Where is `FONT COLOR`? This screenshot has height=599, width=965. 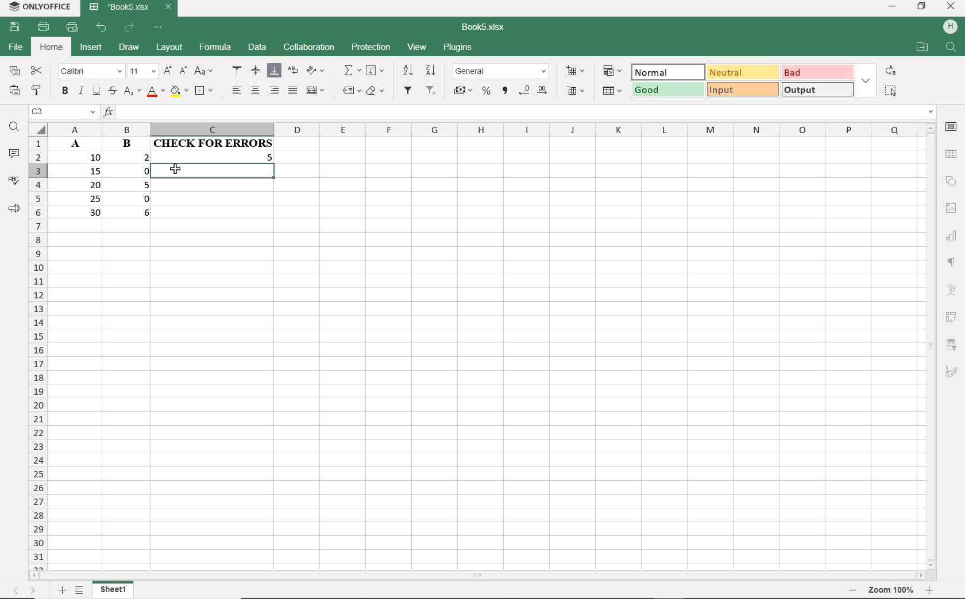 FONT COLOR is located at coordinates (155, 92).